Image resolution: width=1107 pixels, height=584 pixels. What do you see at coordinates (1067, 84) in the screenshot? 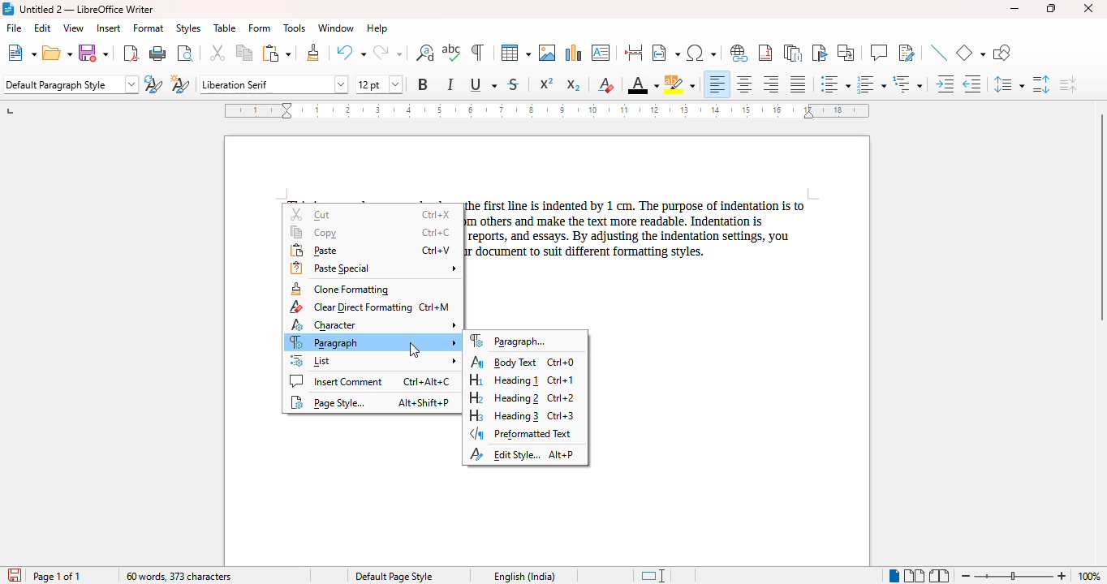
I see `decrease paragraph spacing` at bounding box center [1067, 84].